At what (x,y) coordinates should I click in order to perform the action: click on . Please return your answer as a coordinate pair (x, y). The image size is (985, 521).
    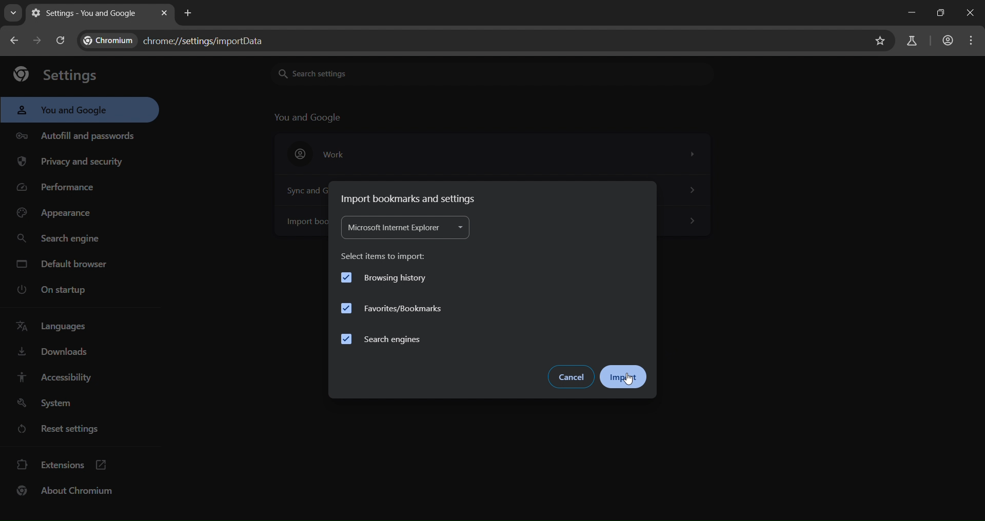
    Looking at the image, I should click on (697, 225).